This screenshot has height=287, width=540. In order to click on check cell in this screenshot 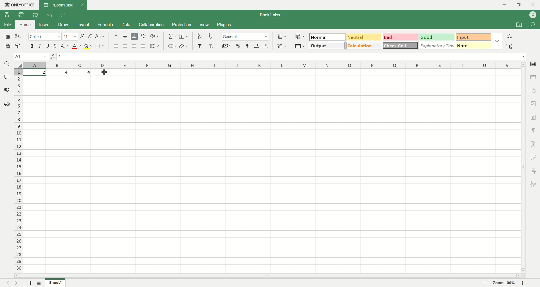, I will do `click(400, 45)`.